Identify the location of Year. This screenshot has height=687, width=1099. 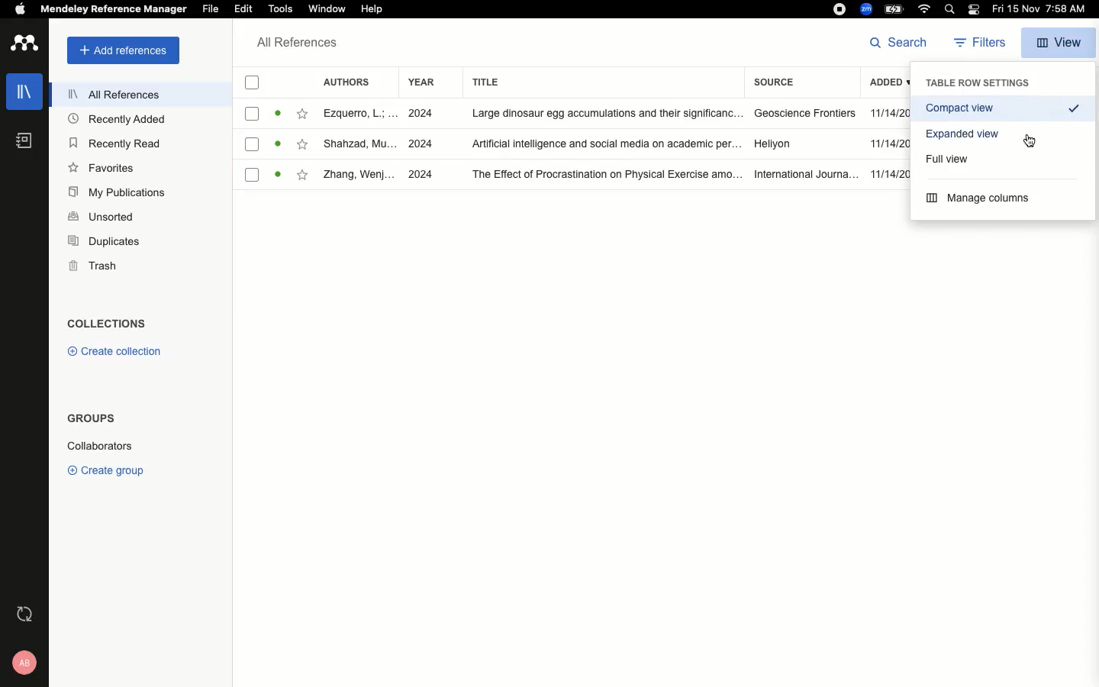
(419, 85).